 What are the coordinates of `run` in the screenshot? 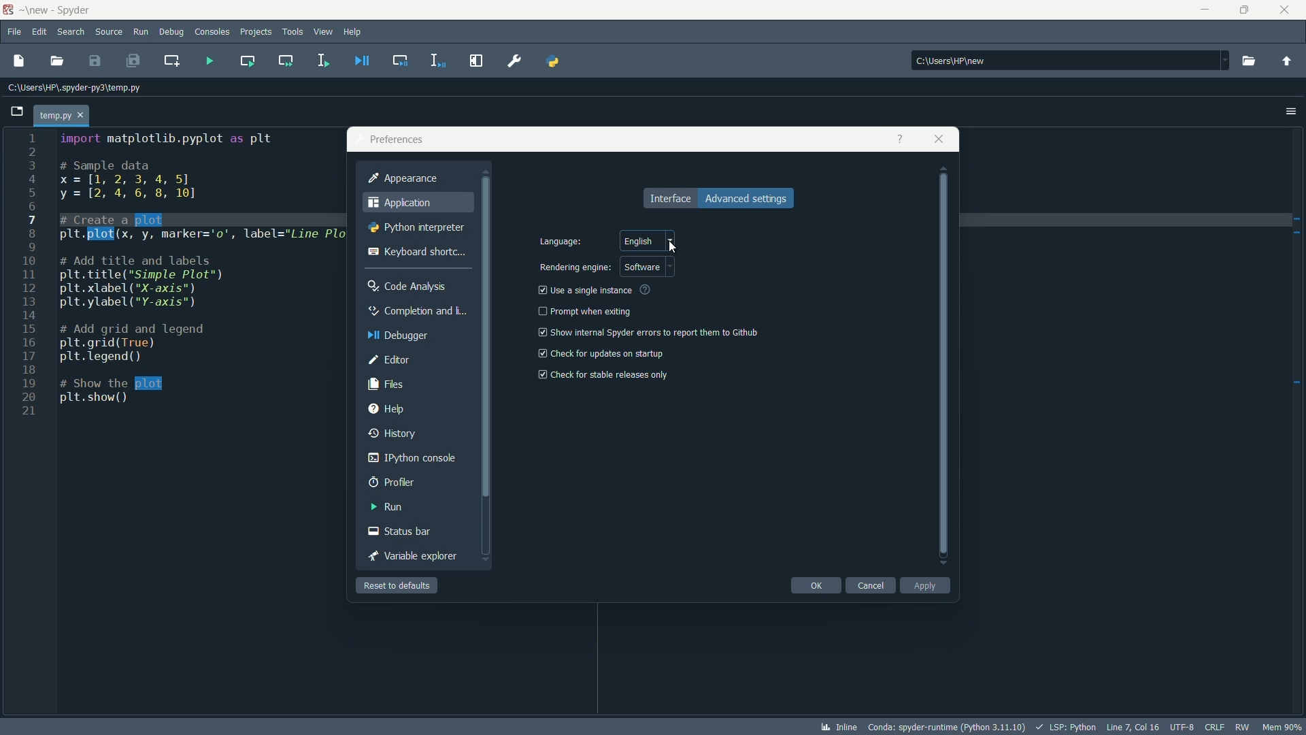 It's located at (386, 506).